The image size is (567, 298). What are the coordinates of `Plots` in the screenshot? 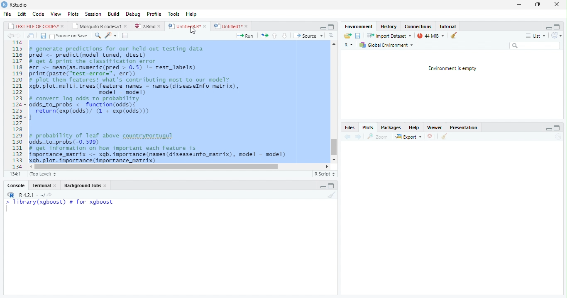 It's located at (72, 14).